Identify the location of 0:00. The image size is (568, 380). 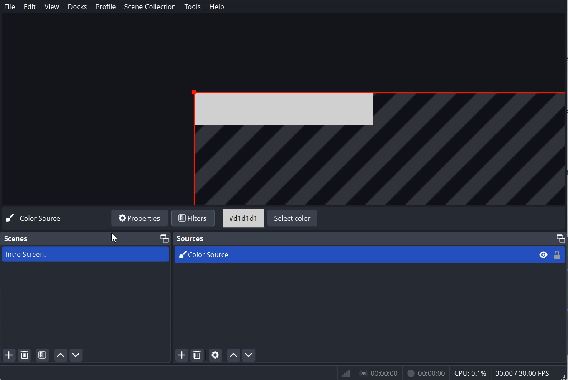
(378, 374).